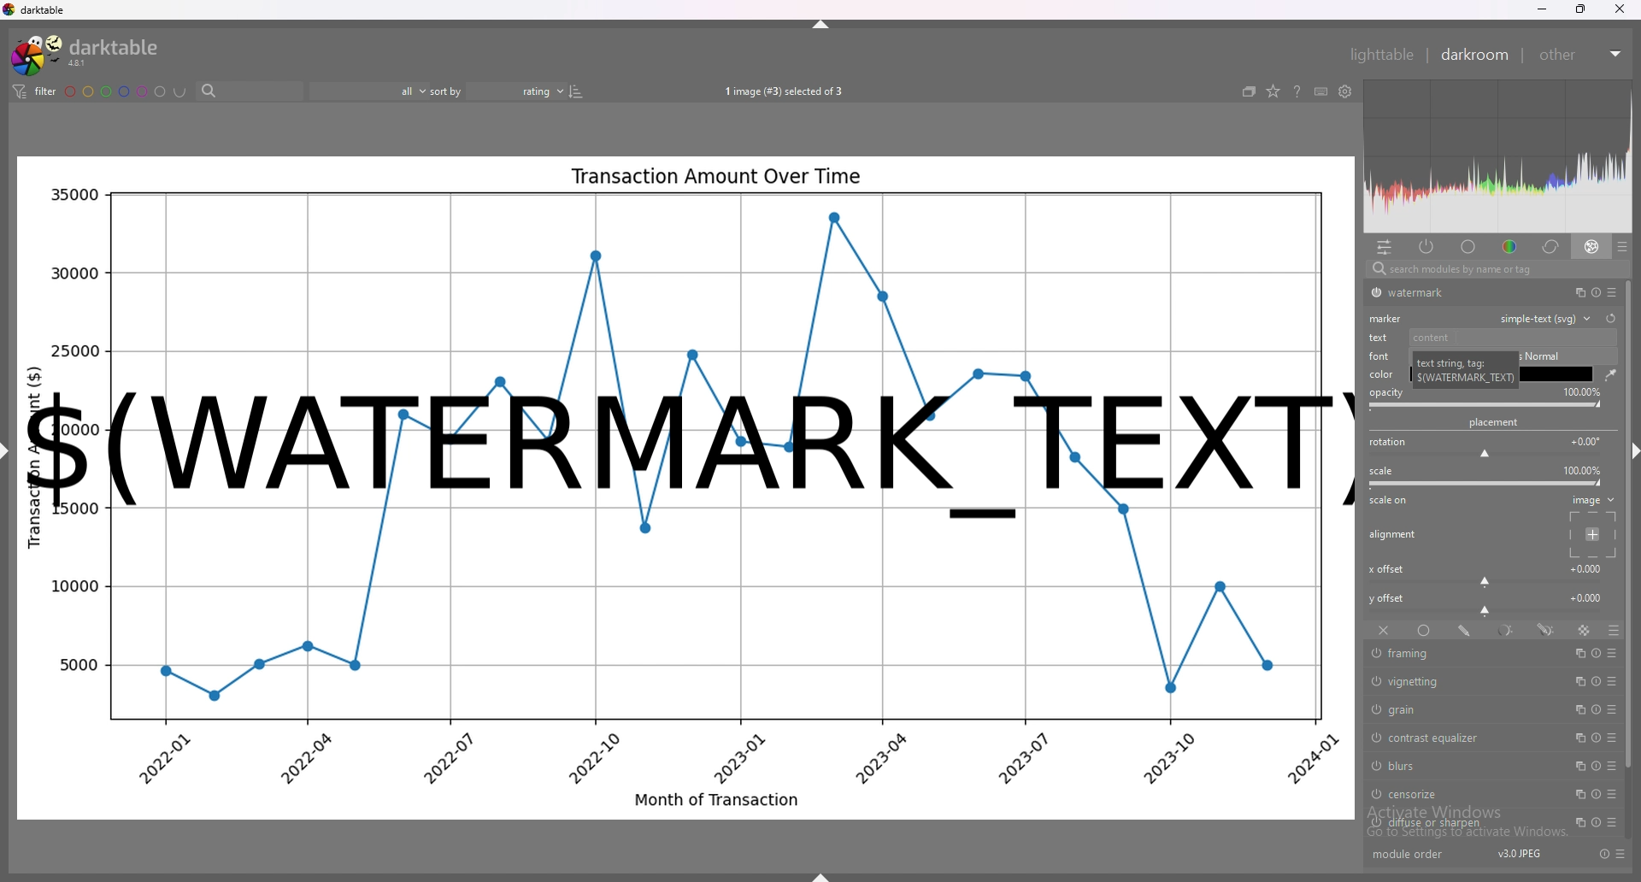 Image resolution: width=1641 pixels, height=882 pixels. What do you see at coordinates (1416, 856) in the screenshot?
I see `module order` at bounding box center [1416, 856].